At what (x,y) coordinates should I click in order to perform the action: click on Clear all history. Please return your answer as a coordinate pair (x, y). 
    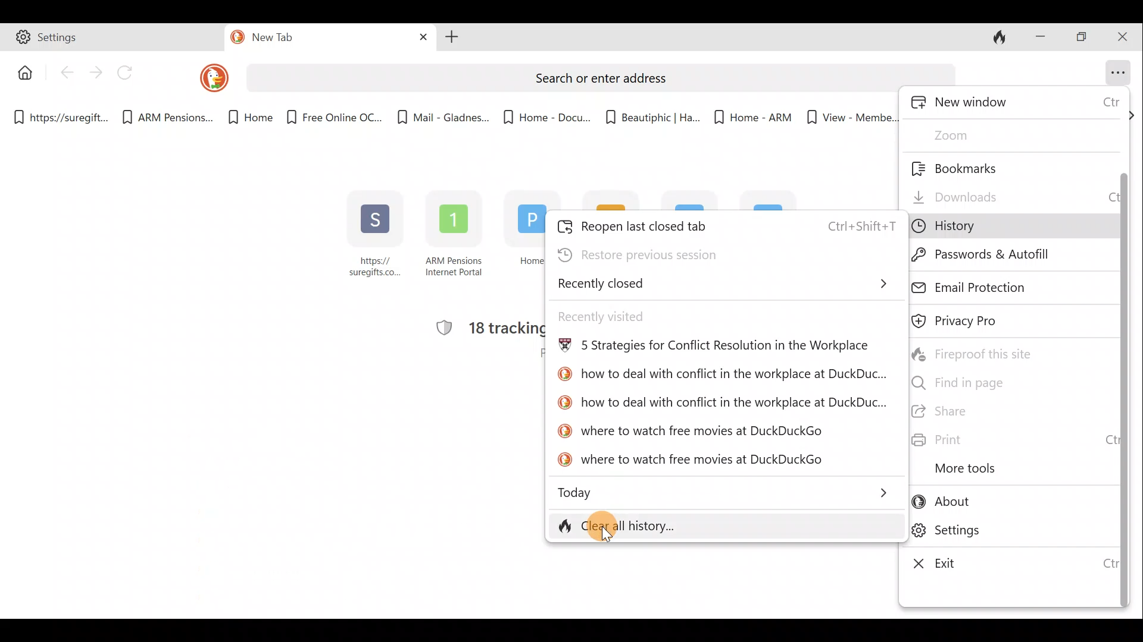
    Looking at the image, I should click on (671, 525).